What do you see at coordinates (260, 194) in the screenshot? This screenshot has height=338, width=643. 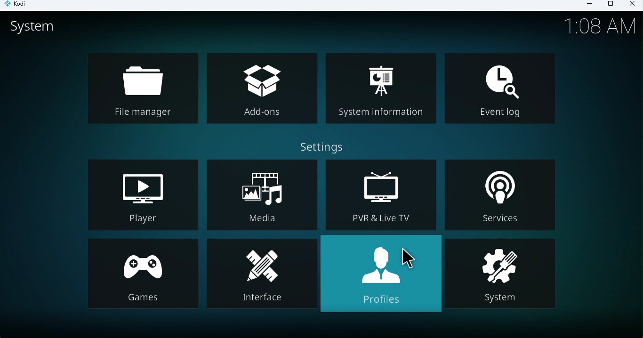 I see `Media` at bounding box center [260, 194].